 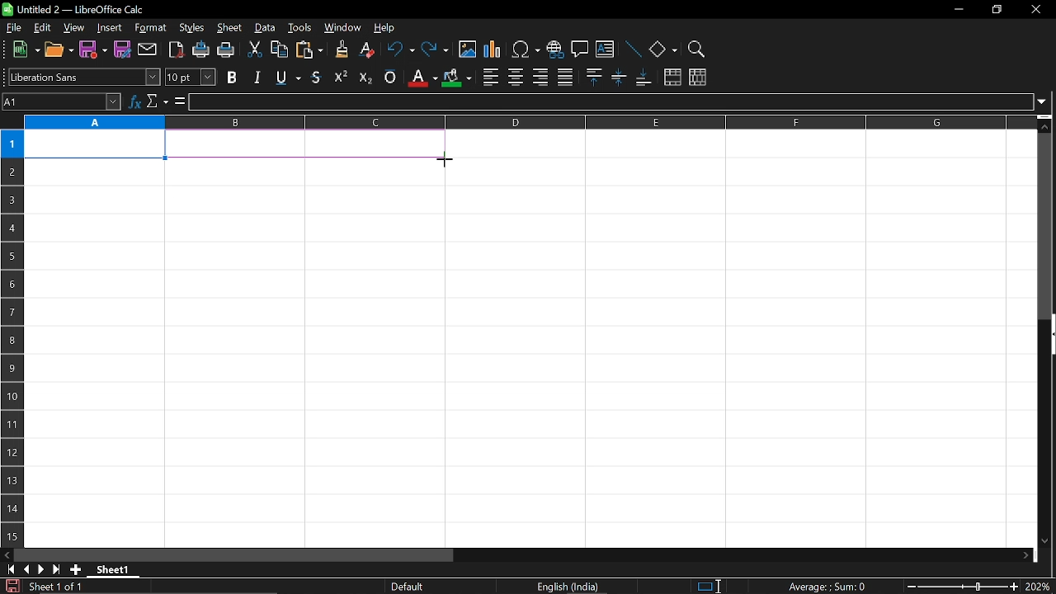 What do you see at coordinates (229, 28) in the screenshot?
I see `sheet` at bounding box center [229, 28].